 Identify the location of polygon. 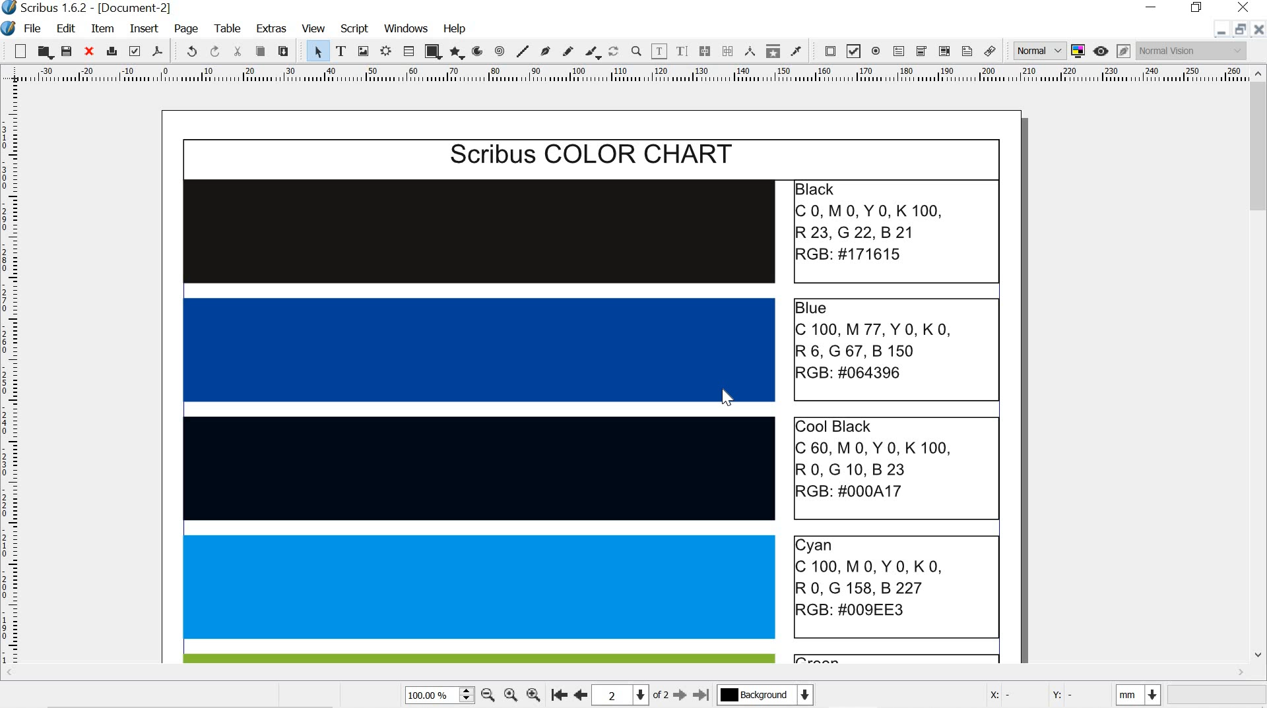
(458, 53).